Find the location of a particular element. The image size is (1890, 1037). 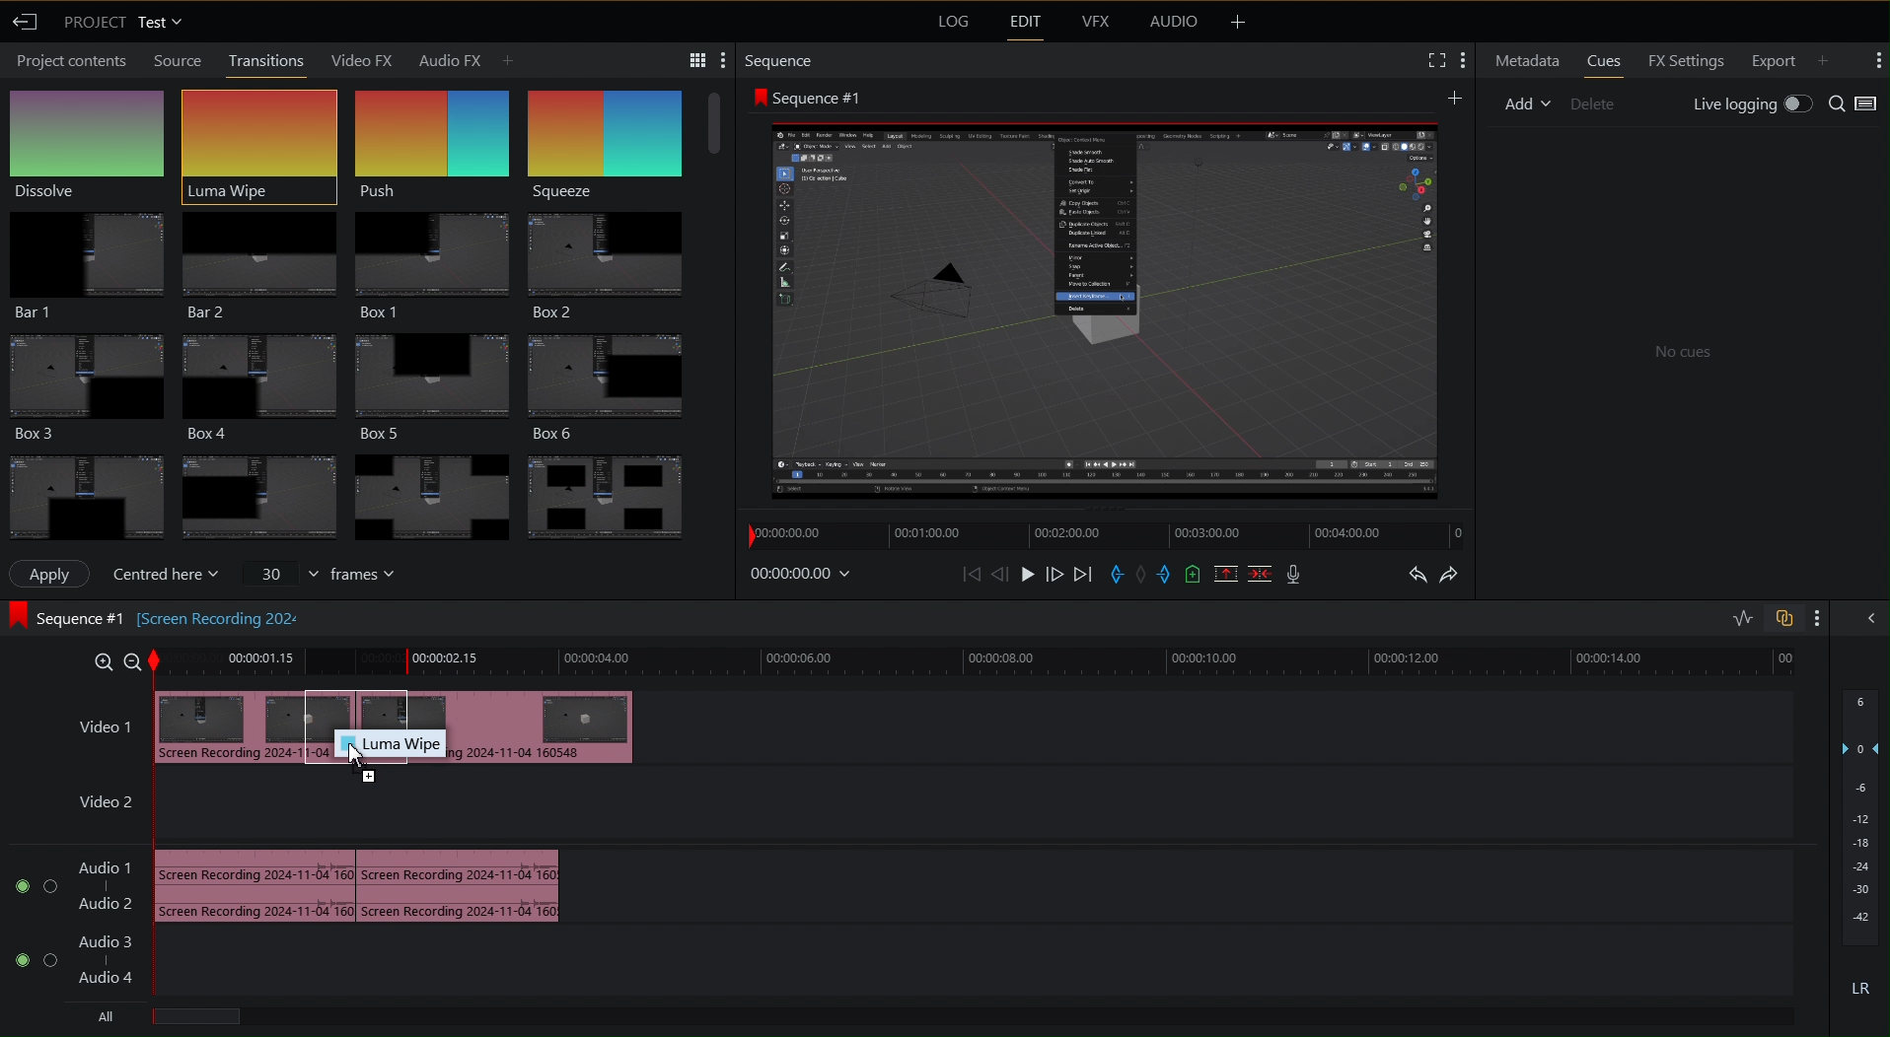

Video 2 is located at coordinates (106, 806).